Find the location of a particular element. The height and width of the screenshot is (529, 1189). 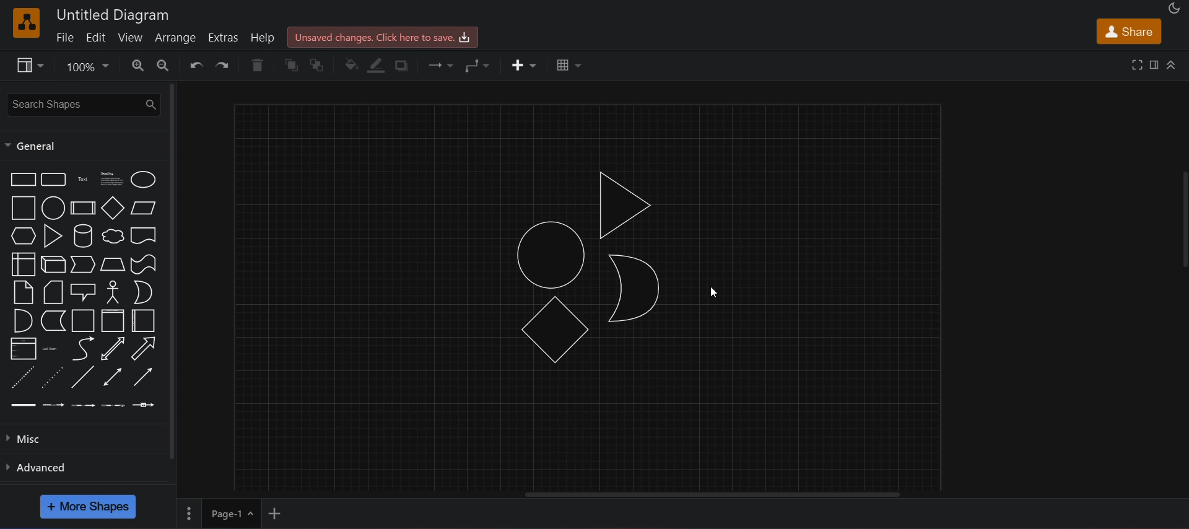

view is located at coordinates (32, 67).